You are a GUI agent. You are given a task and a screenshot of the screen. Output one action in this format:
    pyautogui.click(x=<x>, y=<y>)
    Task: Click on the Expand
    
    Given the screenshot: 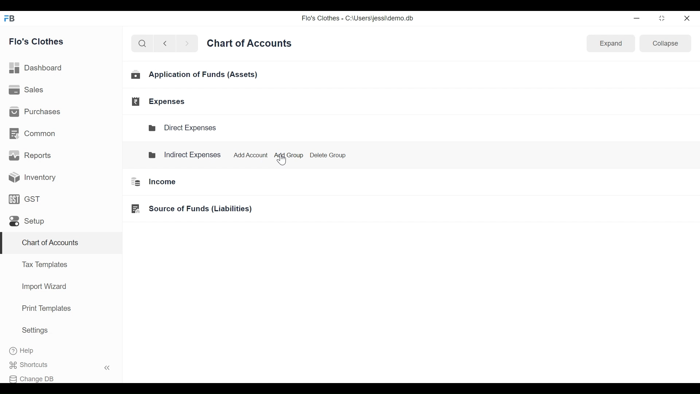 What is the action you would take?
    pyautogui.click(x=611, y=44)
    